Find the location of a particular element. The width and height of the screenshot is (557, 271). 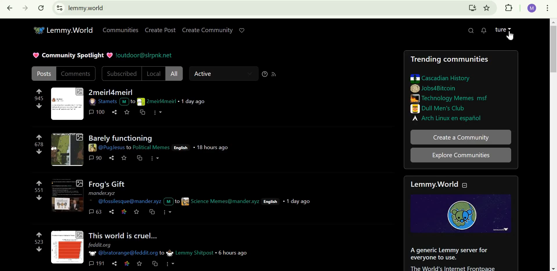

user ID is located at coordinates (124, 253).